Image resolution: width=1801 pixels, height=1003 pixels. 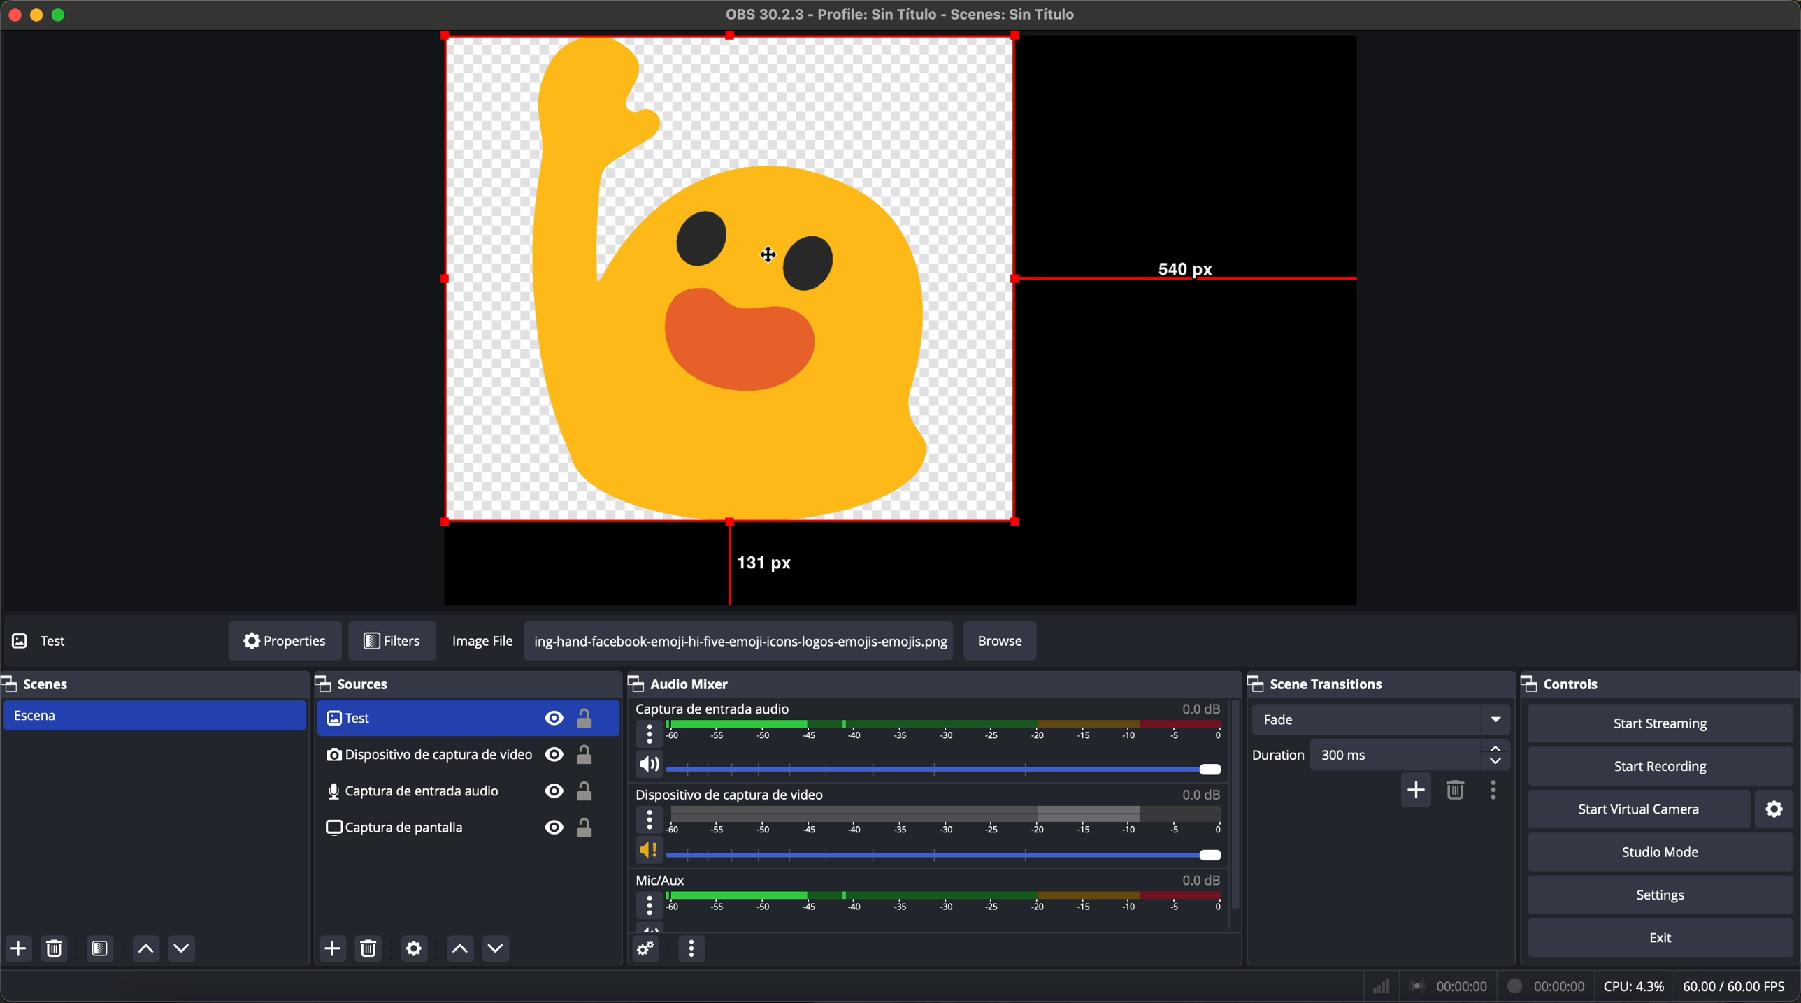 I want to click on add scene, so click(x=18, y=949).